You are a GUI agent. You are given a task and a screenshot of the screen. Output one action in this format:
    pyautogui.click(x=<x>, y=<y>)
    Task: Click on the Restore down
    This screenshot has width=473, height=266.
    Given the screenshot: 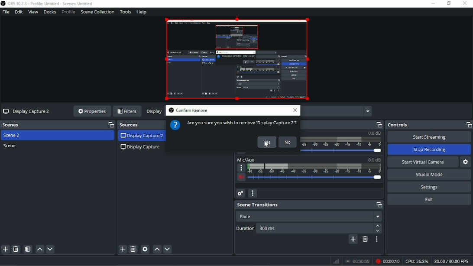 What is the action you would take?
    pyautogui.click(x=448, y=3)
    